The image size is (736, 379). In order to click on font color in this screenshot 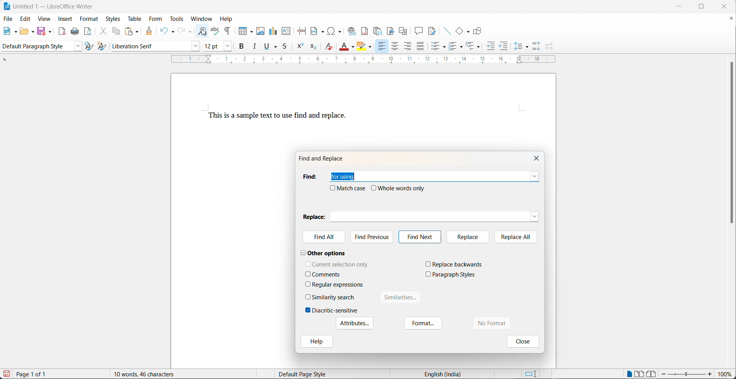, I will do `click(344, 46)`.